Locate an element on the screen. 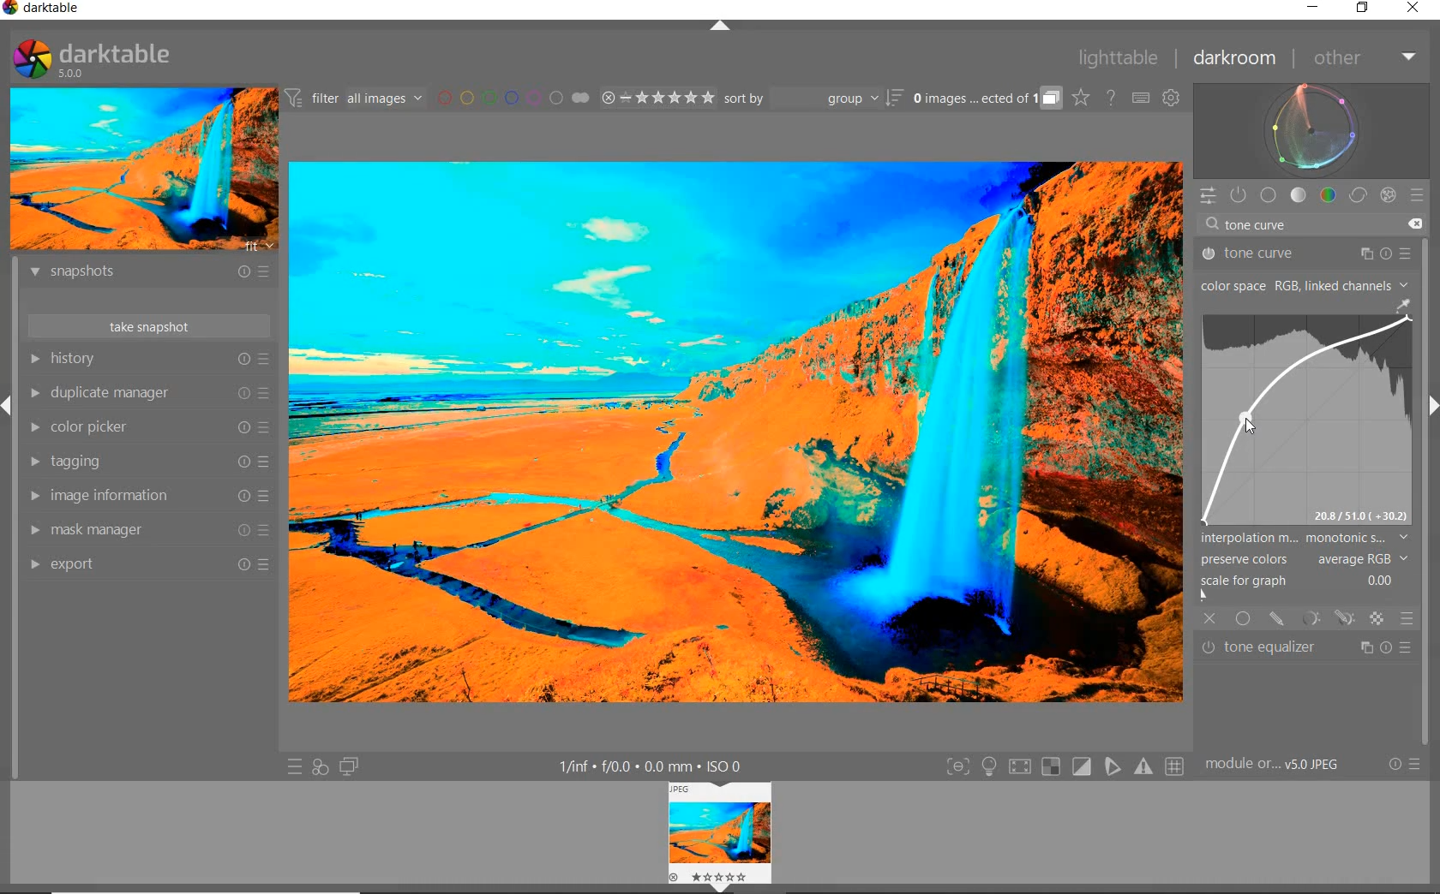  duplicate manager is located at coordinates (148, 392).